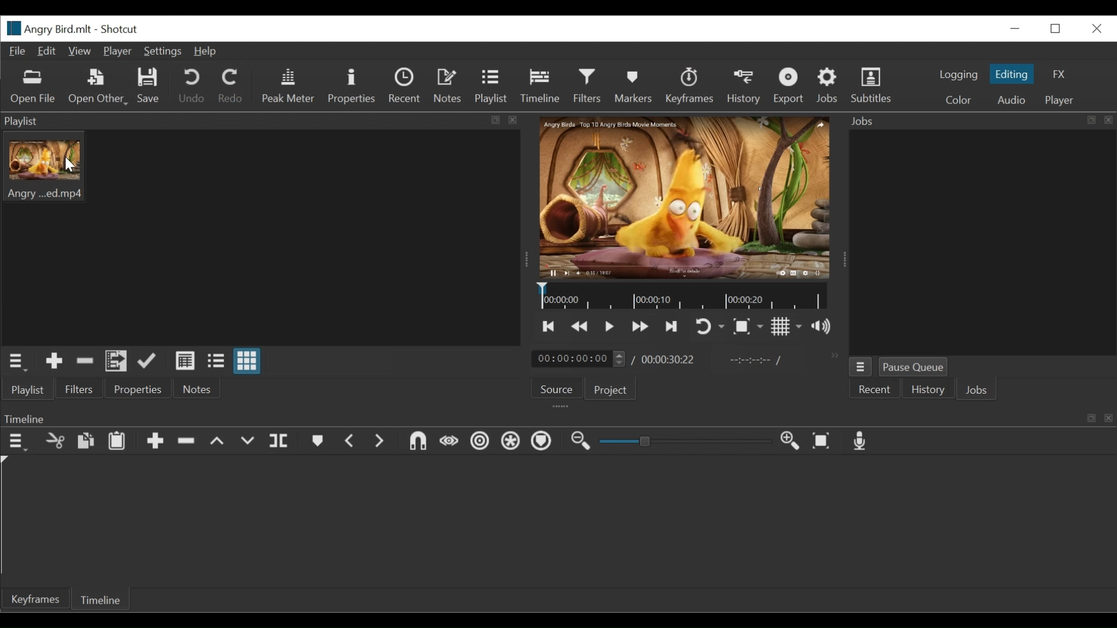 This screenshot has height=628, width=1117. What do you see at coordinates (550, 326) in the screenshot?
I see `Skip to the next point` at bounding box center [550, 326].